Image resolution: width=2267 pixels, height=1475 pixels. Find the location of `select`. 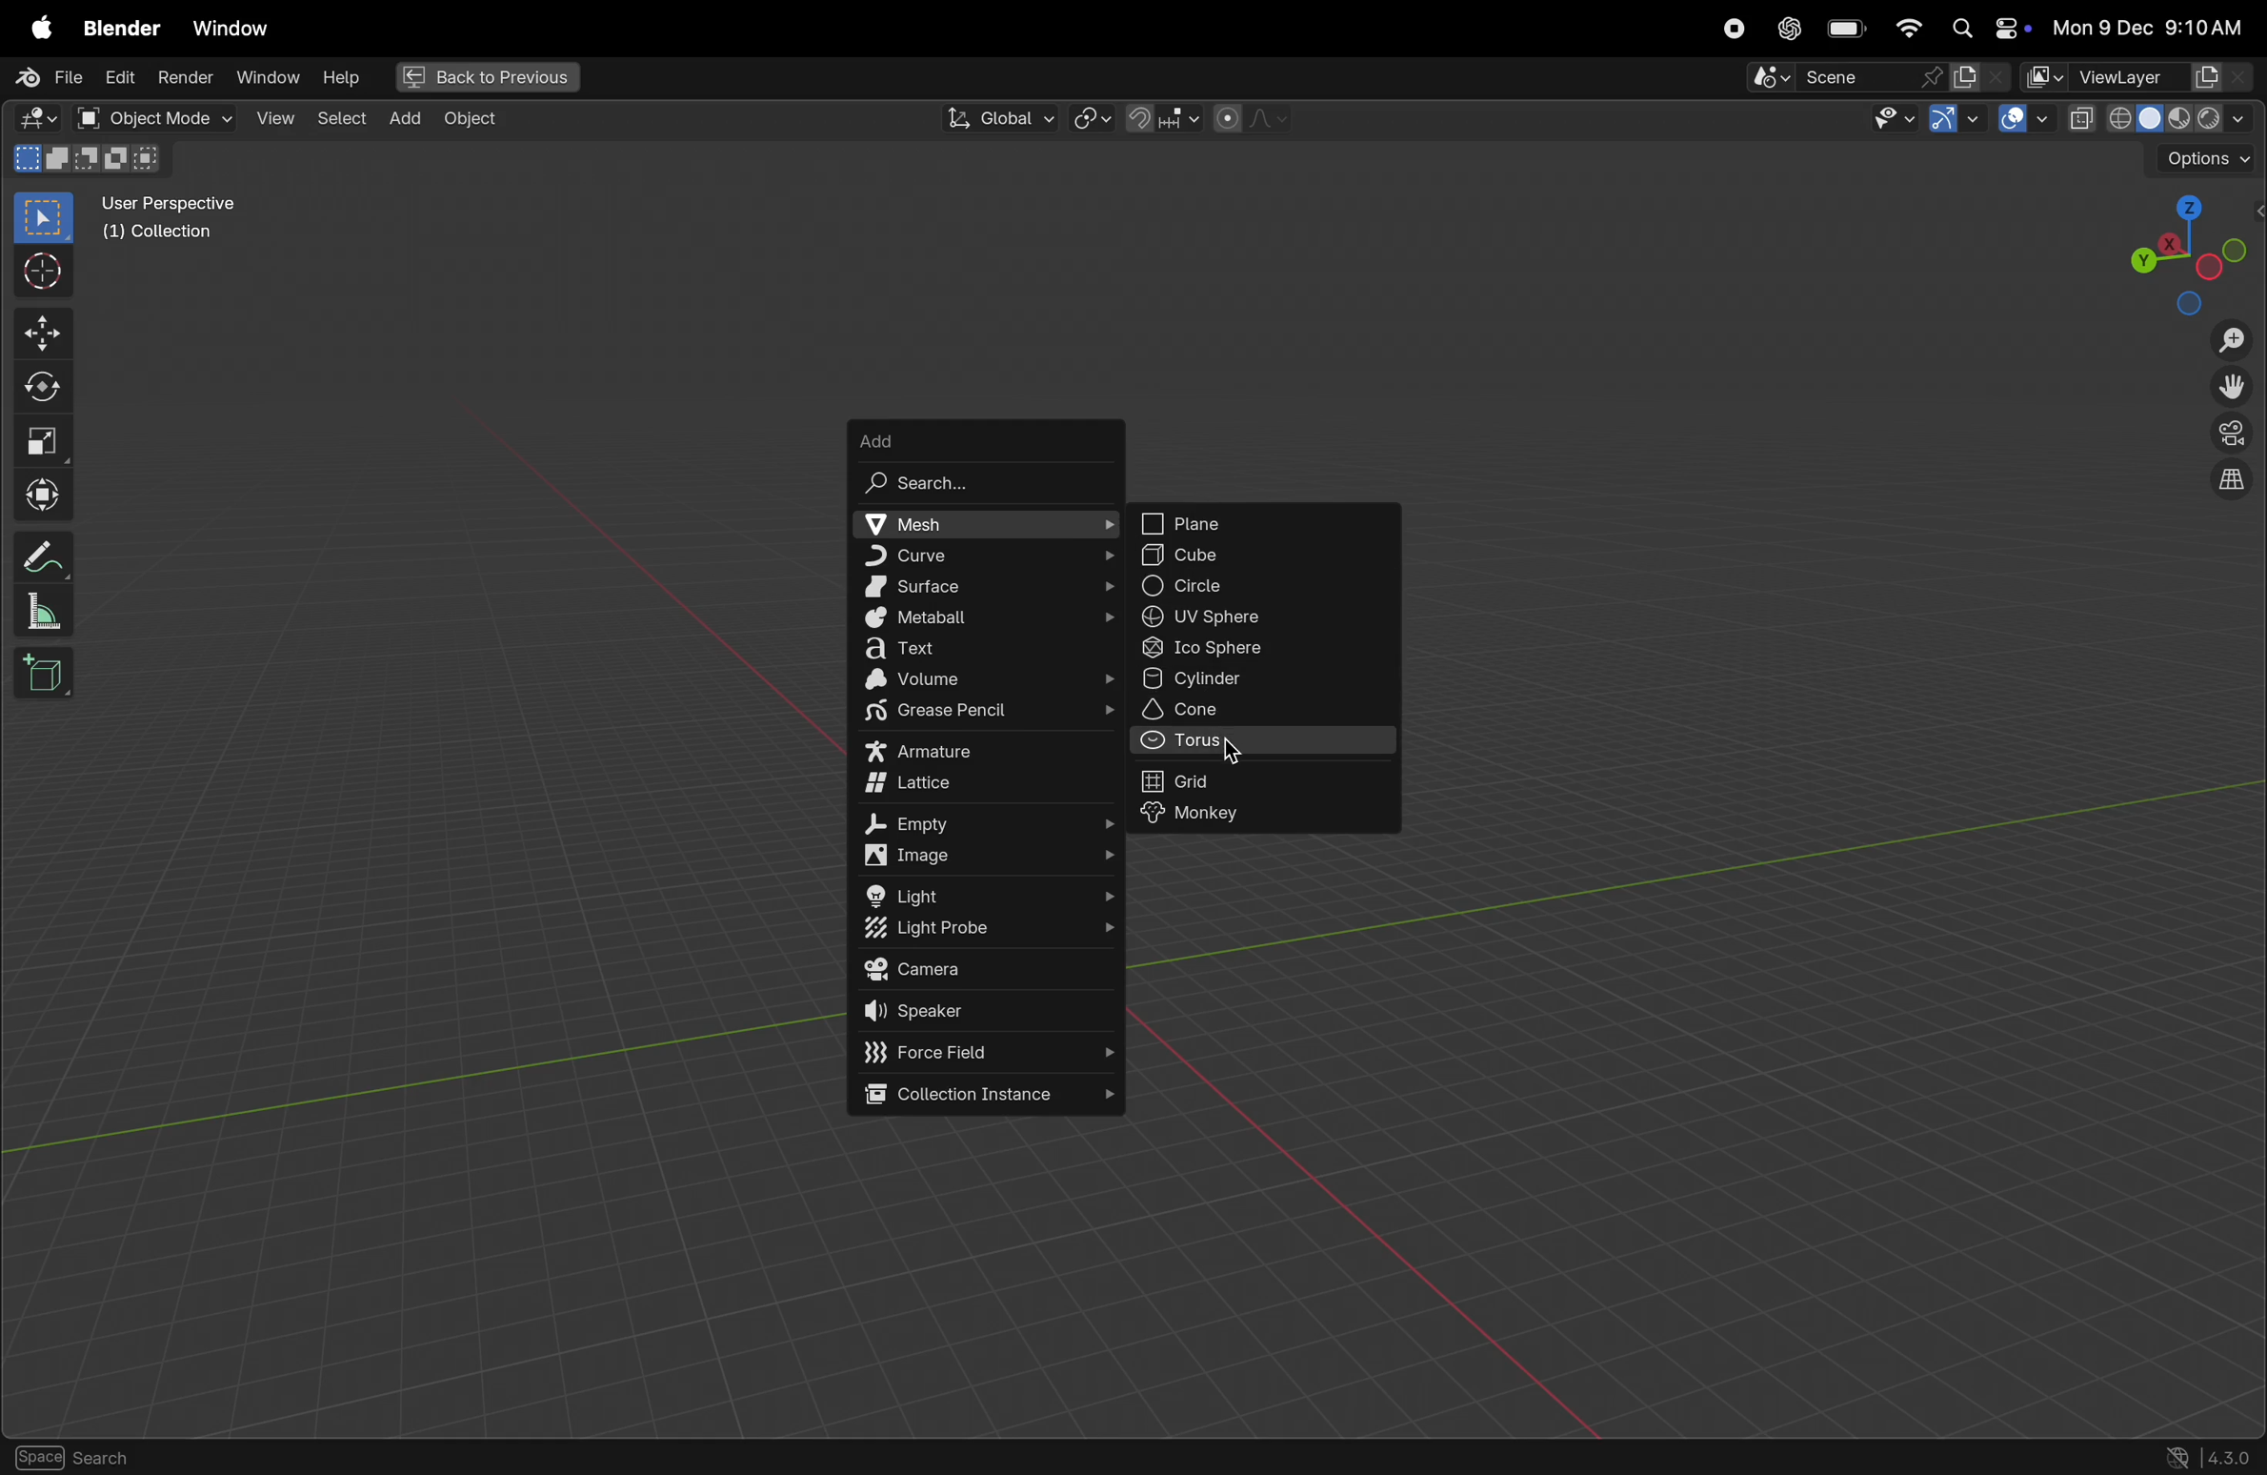

select is located at coordinates (45, 218).